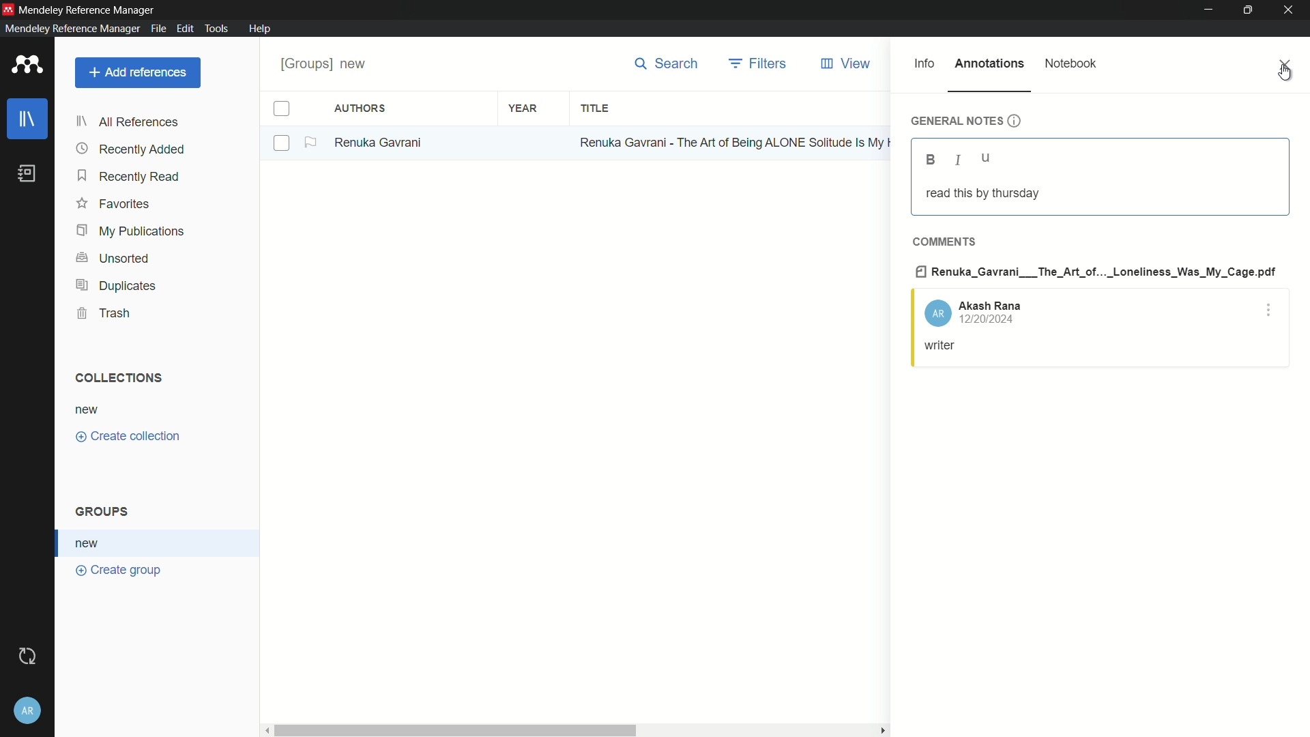  Describe the element at coordinates (362, 109) in the screenshot. I see `authors` at that location.